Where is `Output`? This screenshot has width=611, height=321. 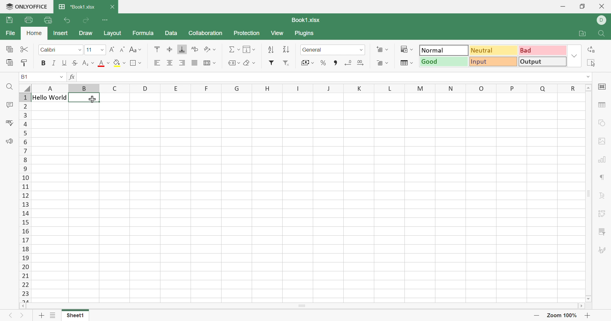 Output is located at coordinates (542, 61).